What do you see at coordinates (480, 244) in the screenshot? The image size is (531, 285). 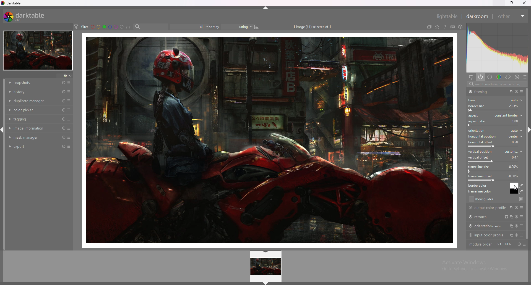 I see `module order` at bounding box center [480, 244].